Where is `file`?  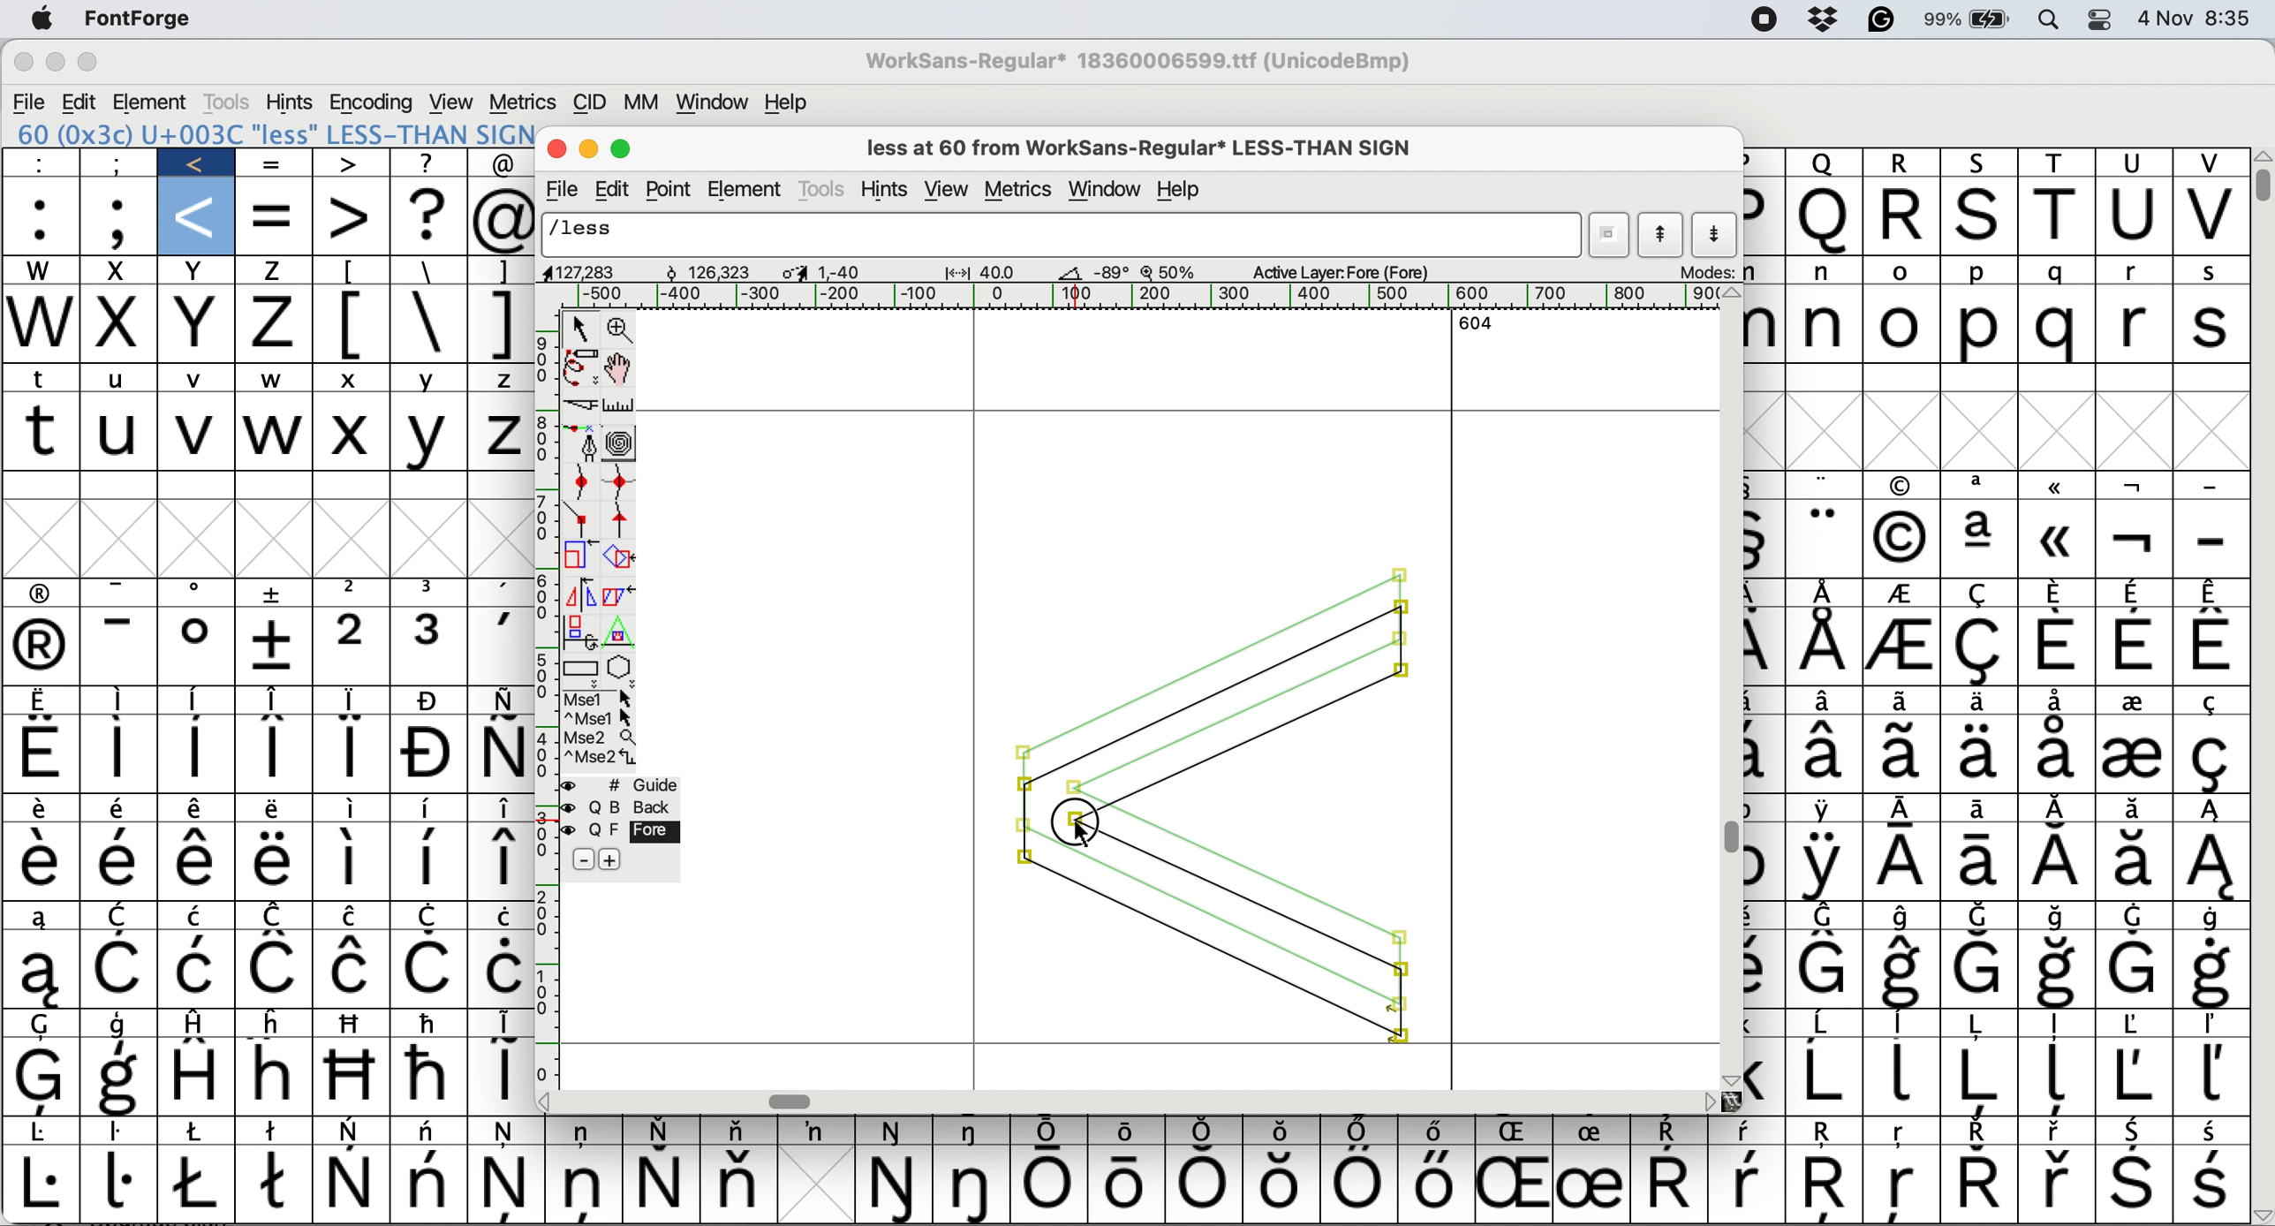 file is located at coordinates (564, 187).